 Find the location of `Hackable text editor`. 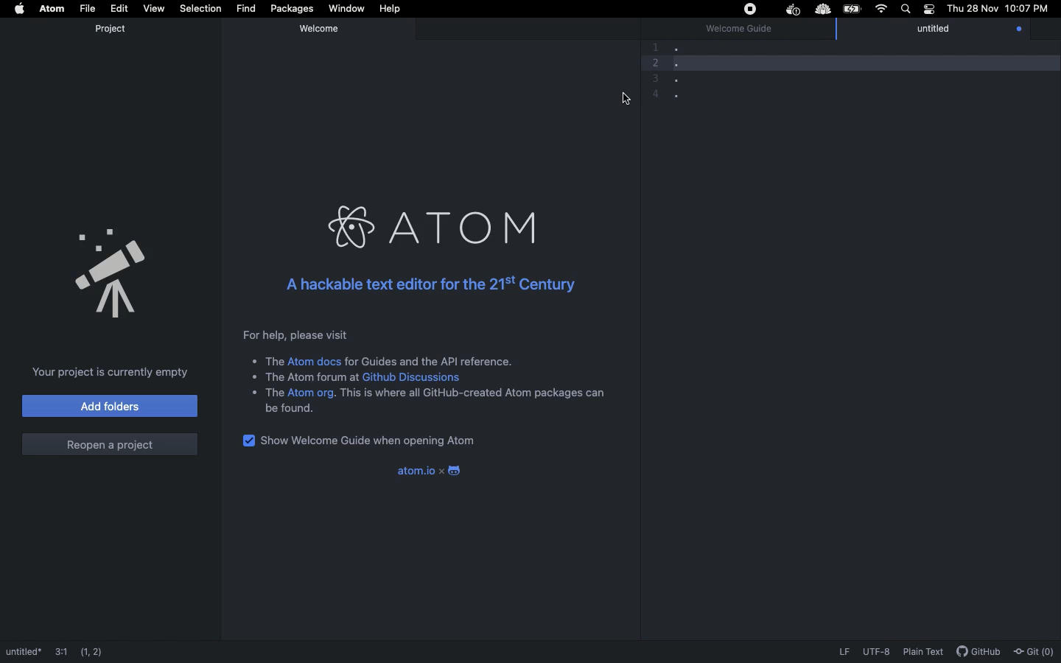

Hackable text editor is located at coordinates (428, 281).